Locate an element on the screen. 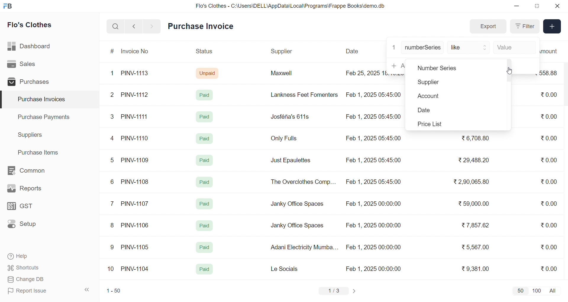 This screenshot has height=302, width=568. PINV-1108 is located at coordinates (135, 182).